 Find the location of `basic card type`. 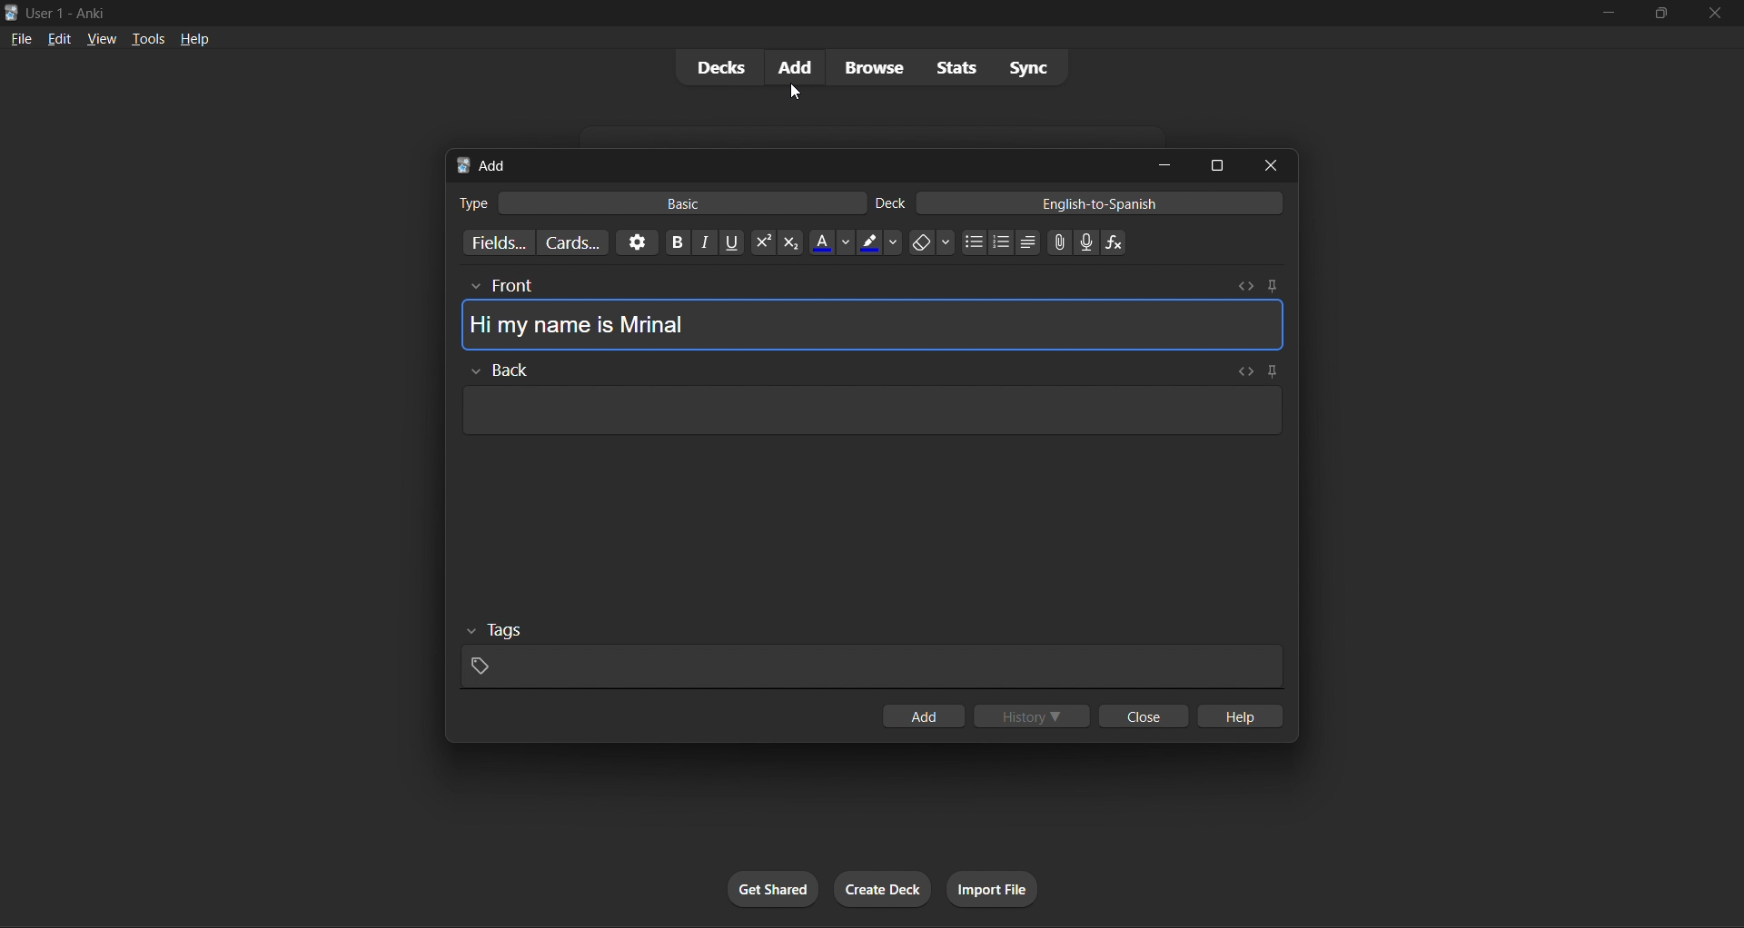

basic card type is located at coordinates (659, 200).